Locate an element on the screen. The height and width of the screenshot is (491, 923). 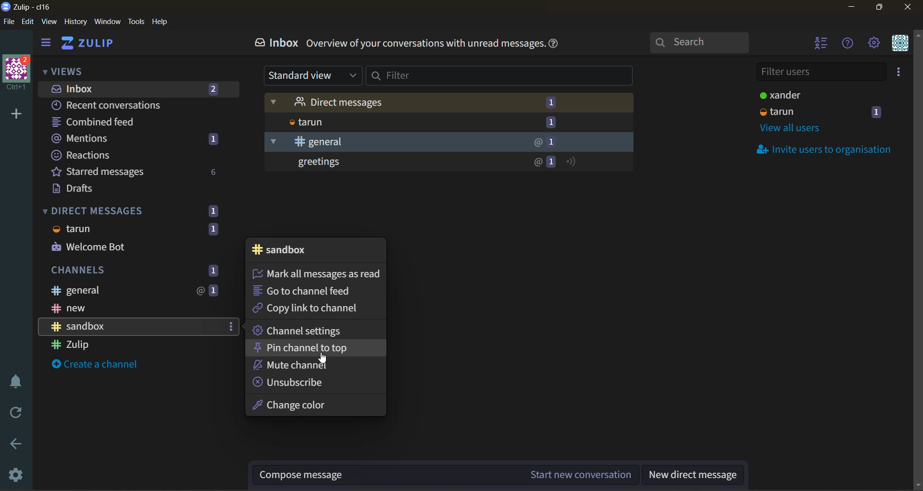
filter users is located at coordinates (820, 73).